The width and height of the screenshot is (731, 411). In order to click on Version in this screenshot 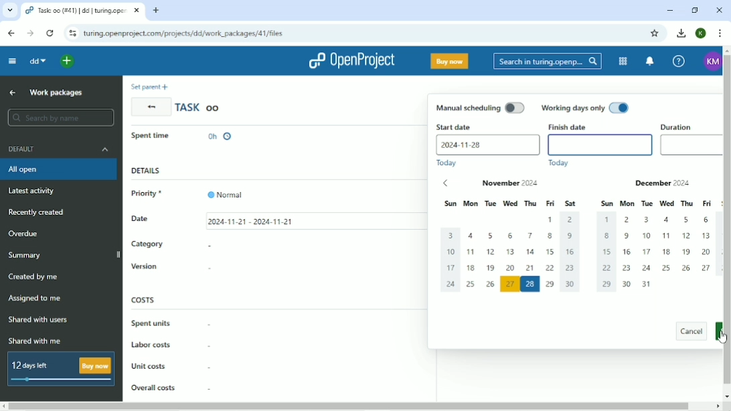, I will do `click(144, 266)`.